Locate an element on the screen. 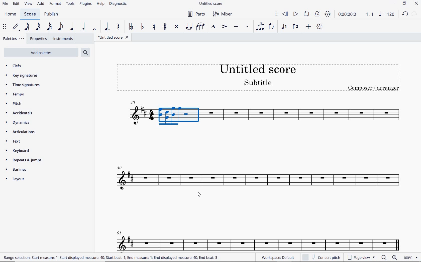 This screenshot has width=421, height=262. SCORE is located at coordinates (30, 14).